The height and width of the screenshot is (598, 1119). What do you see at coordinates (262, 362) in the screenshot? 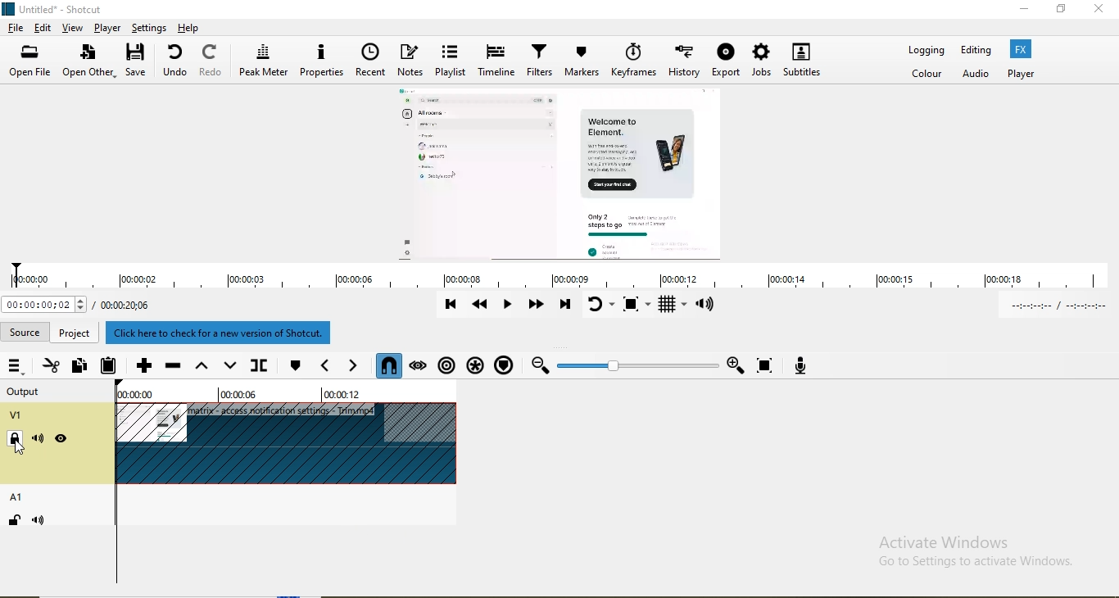
I see `Split at playhead` at bounding box center [262, 362].